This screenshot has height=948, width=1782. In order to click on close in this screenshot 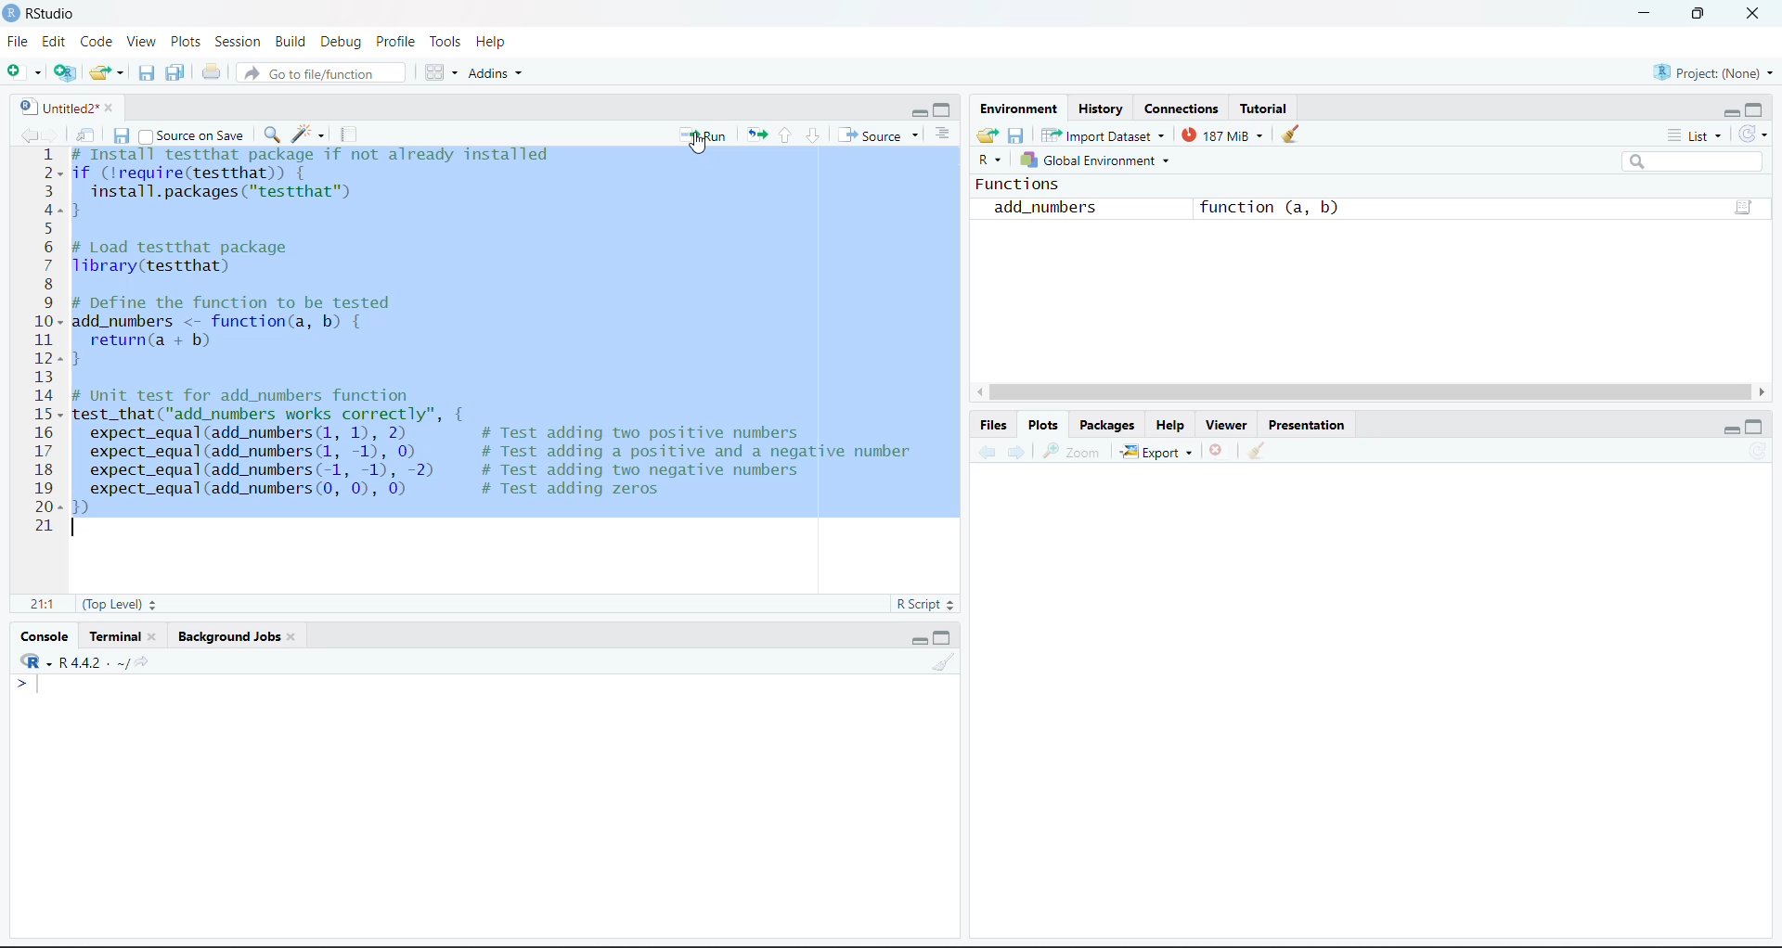, I will do `click(110, 108)`.